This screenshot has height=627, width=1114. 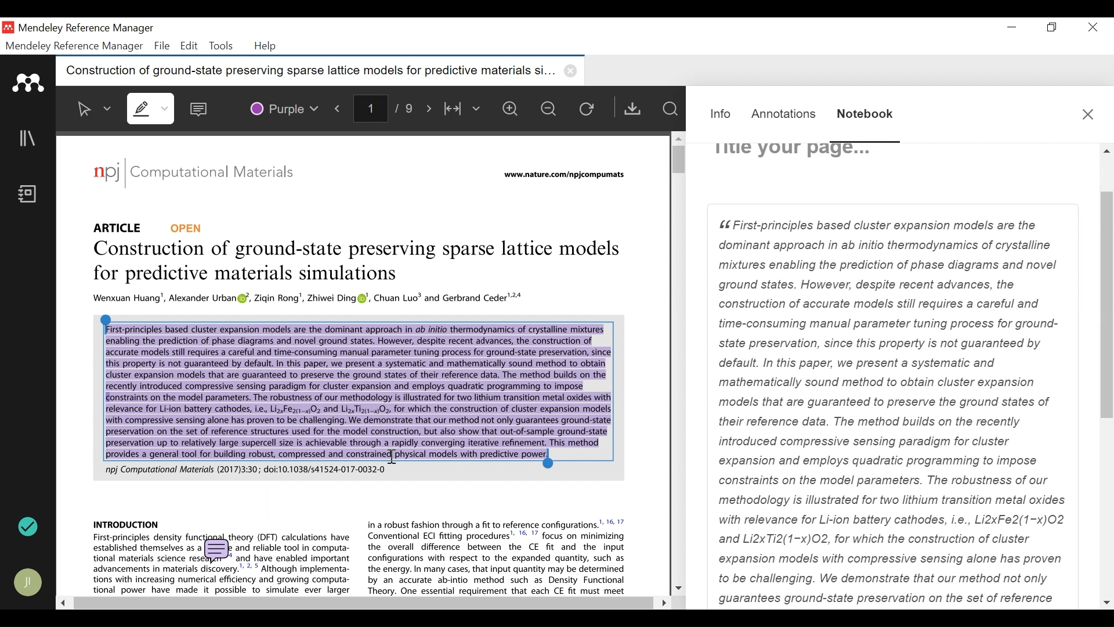 I want to click on Mendeley logo, so click(x=30, y=83).